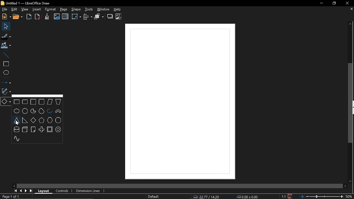  I want to click on Canvas, so click(180, 102).